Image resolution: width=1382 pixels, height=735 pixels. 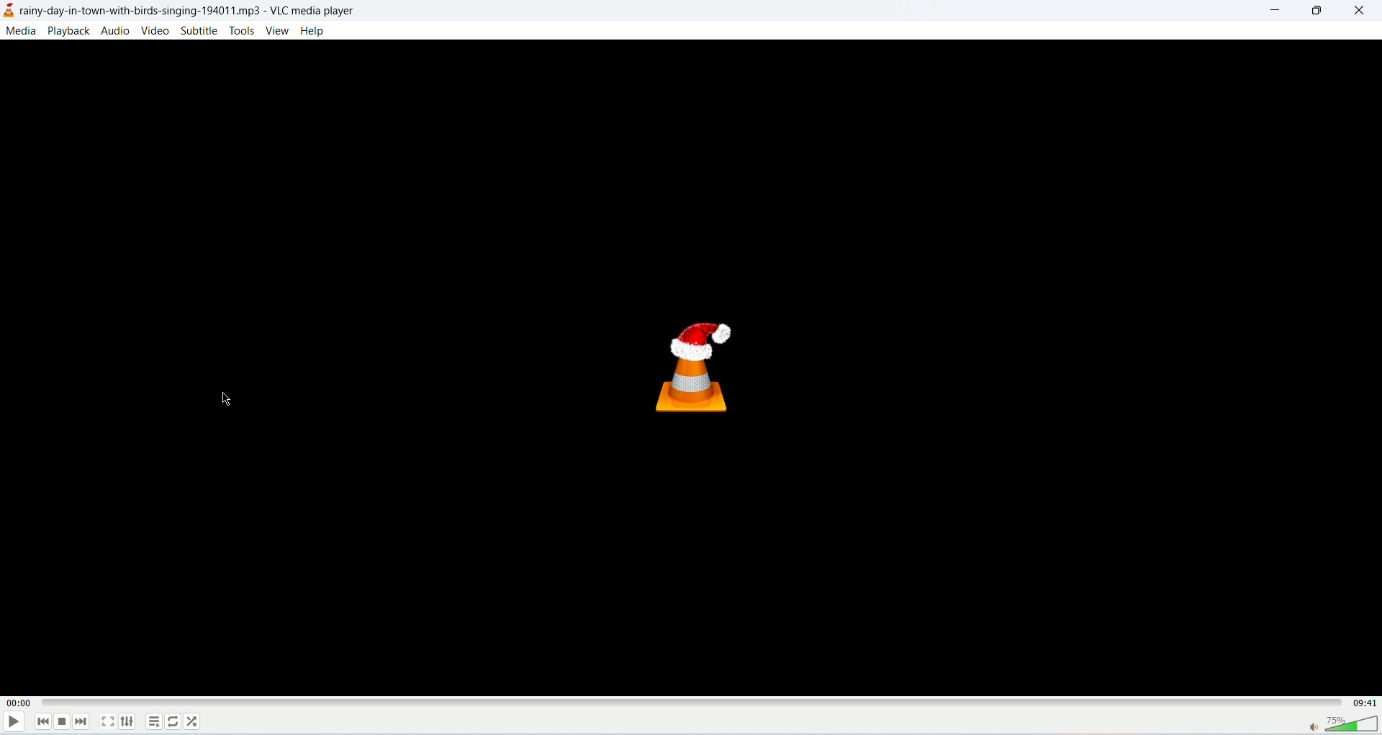 I want to click on mouse cursor, so click(x=225, y=403).